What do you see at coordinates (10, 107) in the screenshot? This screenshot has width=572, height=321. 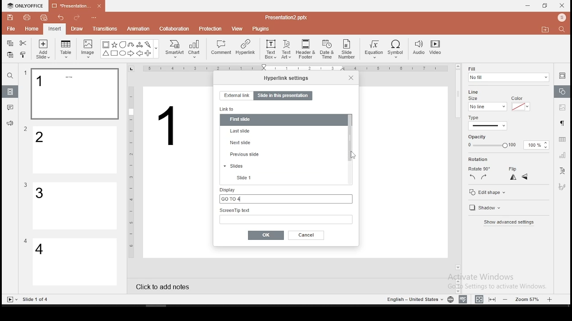 I see `comments` at bounding box center [10, 107].